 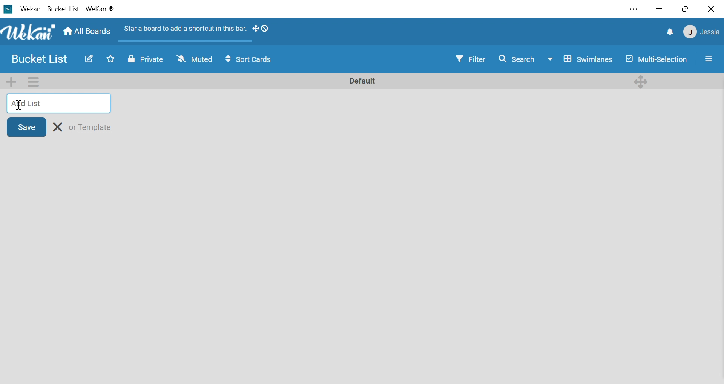 I want to click on multi-Selection, so click(x=655, y=59).